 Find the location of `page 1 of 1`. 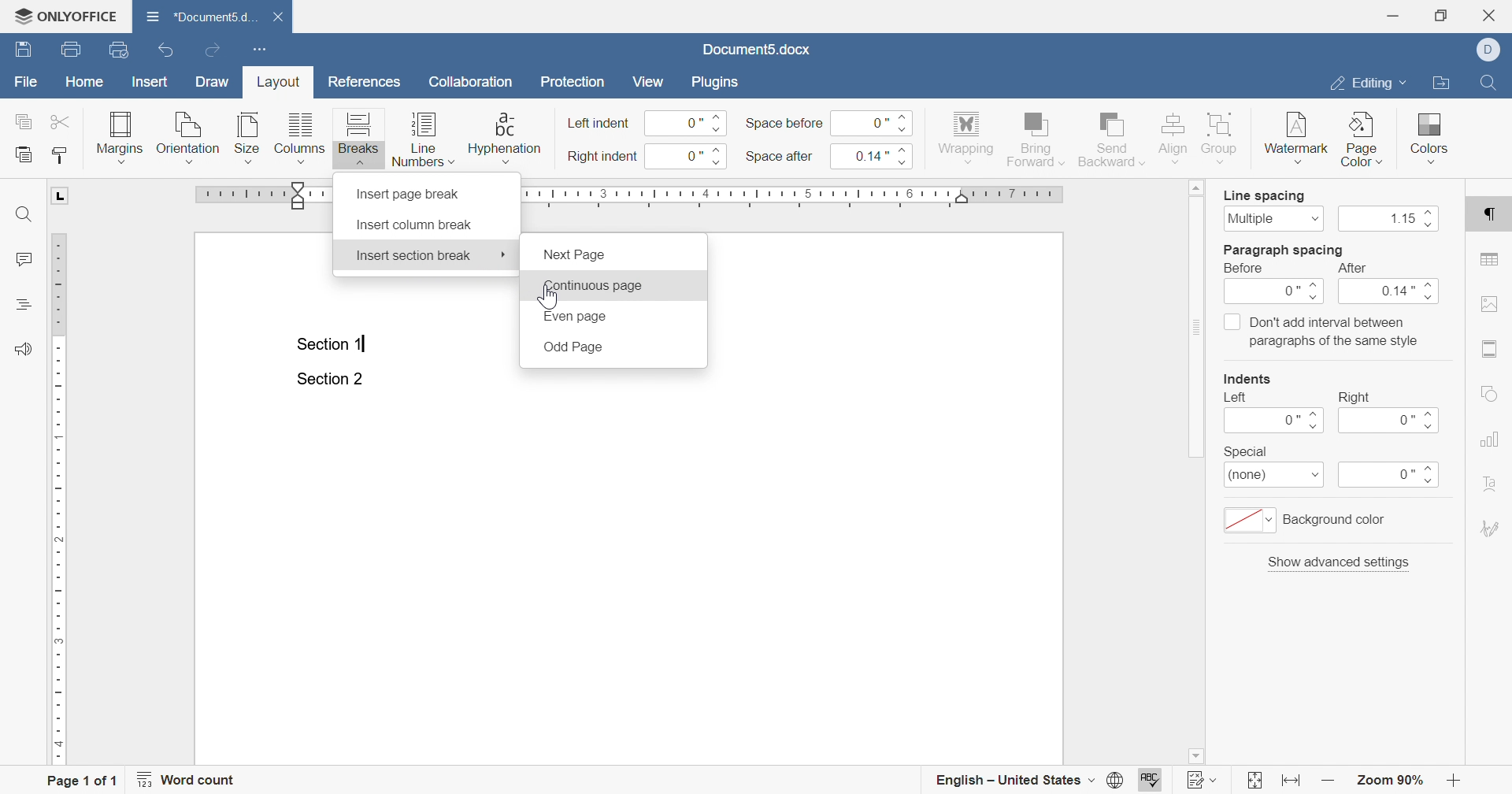

page 1 of 1 is located at coordinates (86, 779).